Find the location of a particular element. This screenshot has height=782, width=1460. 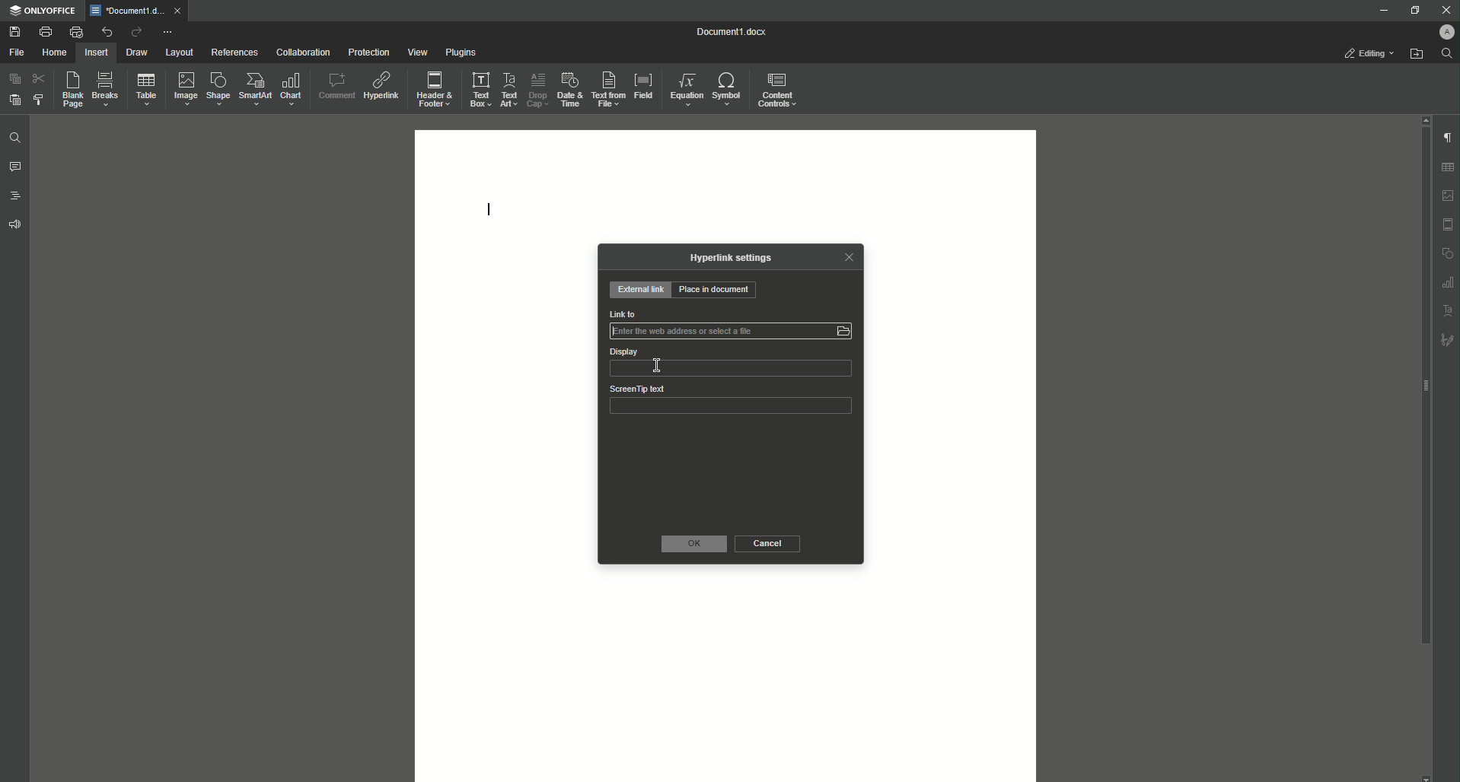

Minimize is located at coordinates (1378, 10).